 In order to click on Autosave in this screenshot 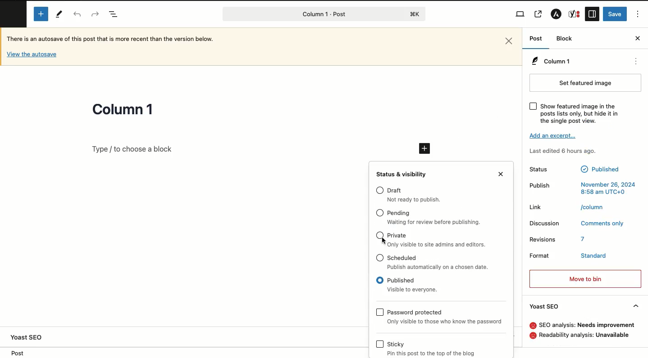, I will do `click(117, 40)`.